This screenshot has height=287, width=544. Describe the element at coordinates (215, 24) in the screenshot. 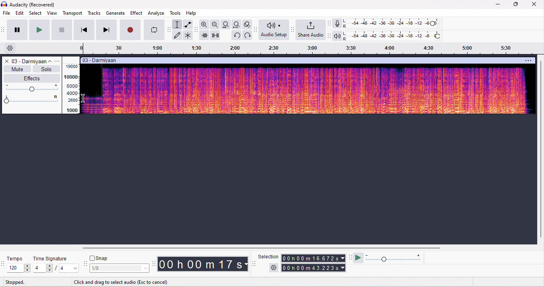

I see `zoom out` at that location.